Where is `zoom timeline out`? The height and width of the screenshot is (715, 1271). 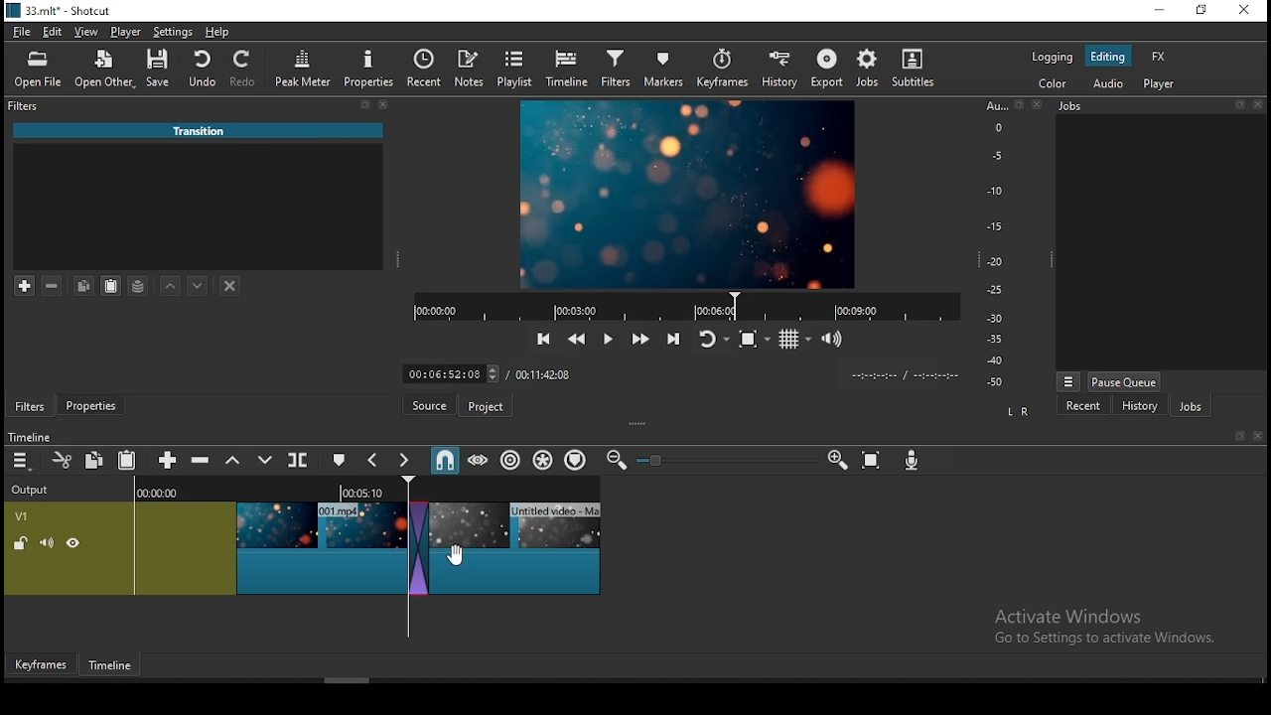
zoom timeline out is located at coordinates (619, 461).